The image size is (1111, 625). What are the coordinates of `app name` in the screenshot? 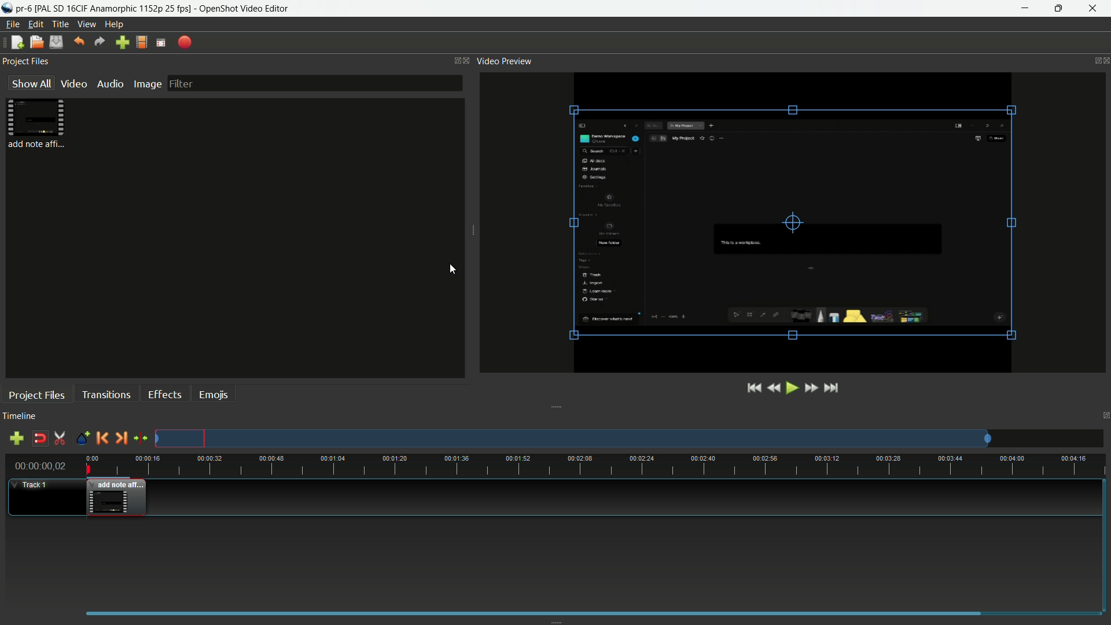 It's located at (245, 9).